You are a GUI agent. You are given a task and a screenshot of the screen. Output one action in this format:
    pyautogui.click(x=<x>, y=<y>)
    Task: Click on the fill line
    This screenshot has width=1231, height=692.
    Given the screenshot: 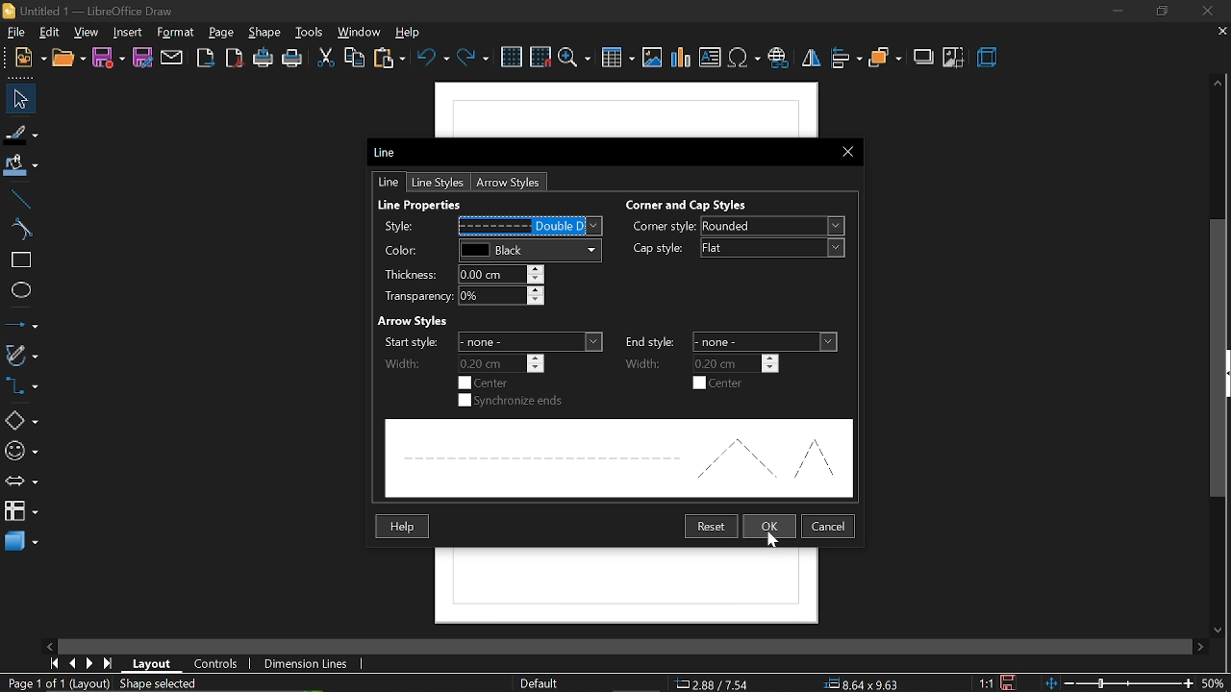 What is the action you would take?
    pyautogui.click(x=20, y=132)
    